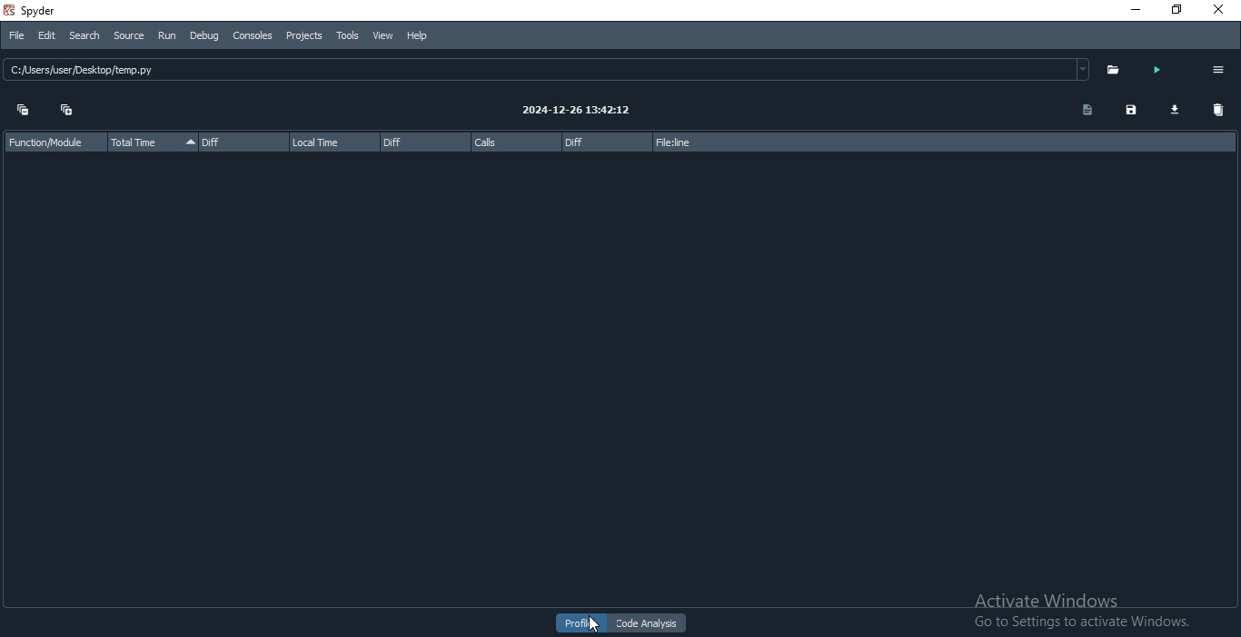  Describe the element at coordinates (1226, 13) in the screenshot. I see `close` at that location.